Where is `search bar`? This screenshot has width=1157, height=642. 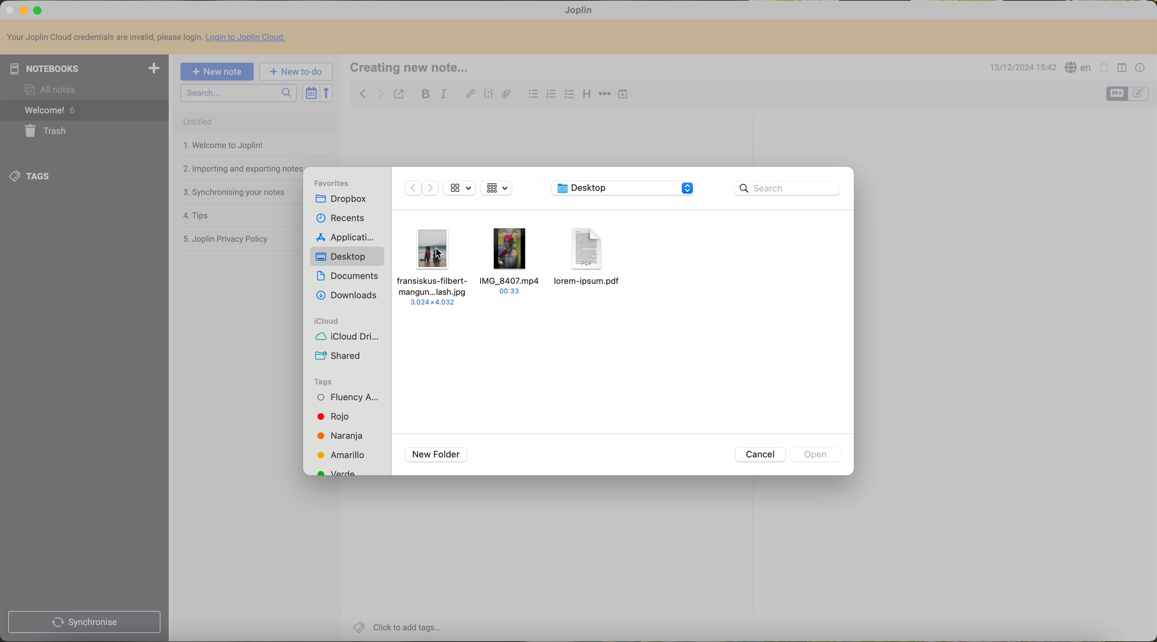 search bar is located at coordinates (238, 93).